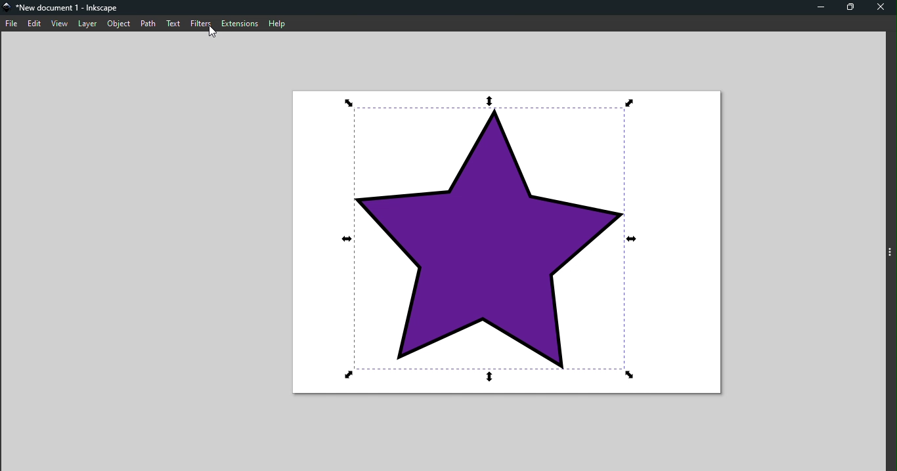  I want to click on Maximize, so click(854, 7).